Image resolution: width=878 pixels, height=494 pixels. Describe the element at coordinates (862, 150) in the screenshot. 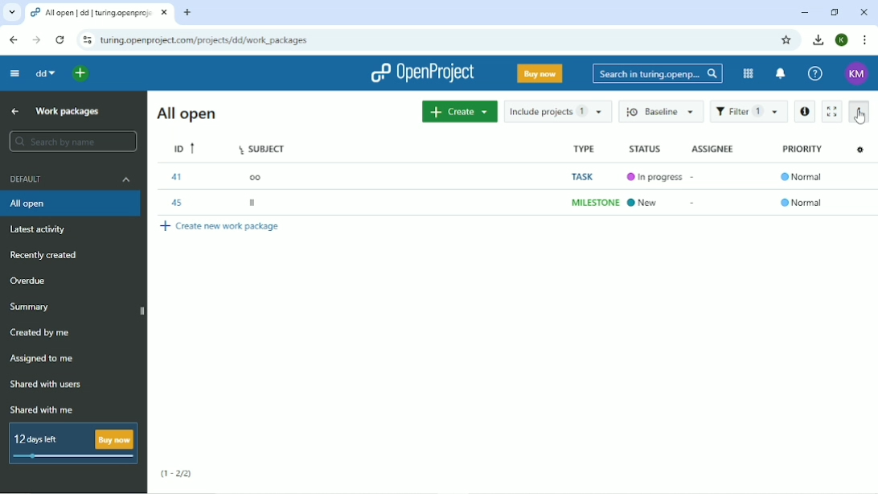

I see `Configure view` at that location.